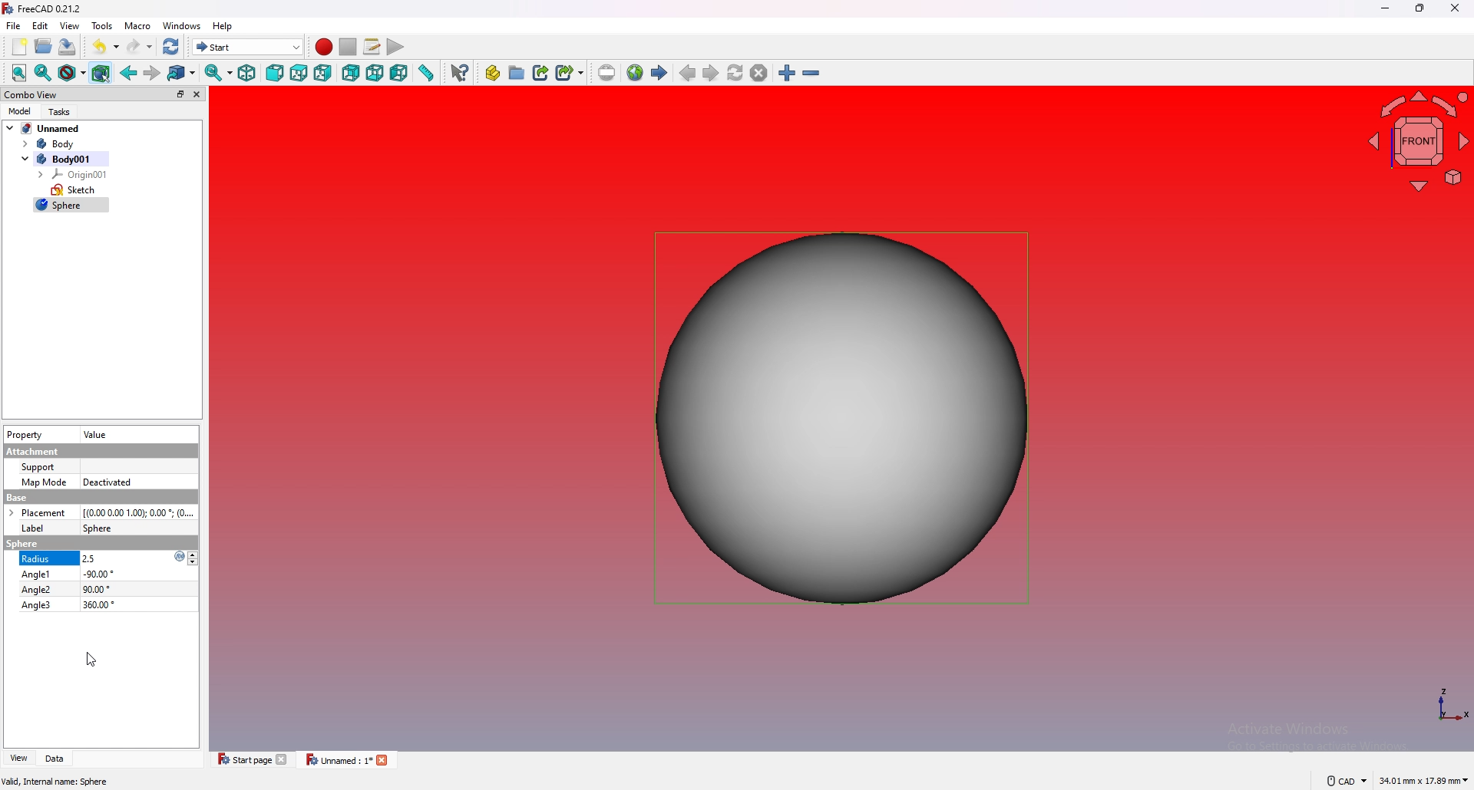  What do you see at coordinates (18, 110) in the screenshot?
I see `model` at bounding box center [18, 110].